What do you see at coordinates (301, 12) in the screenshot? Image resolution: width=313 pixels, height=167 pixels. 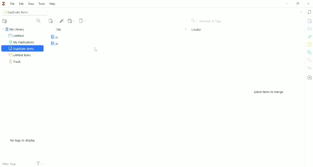 I see `List all tabs` at bounding box center [301, 12].